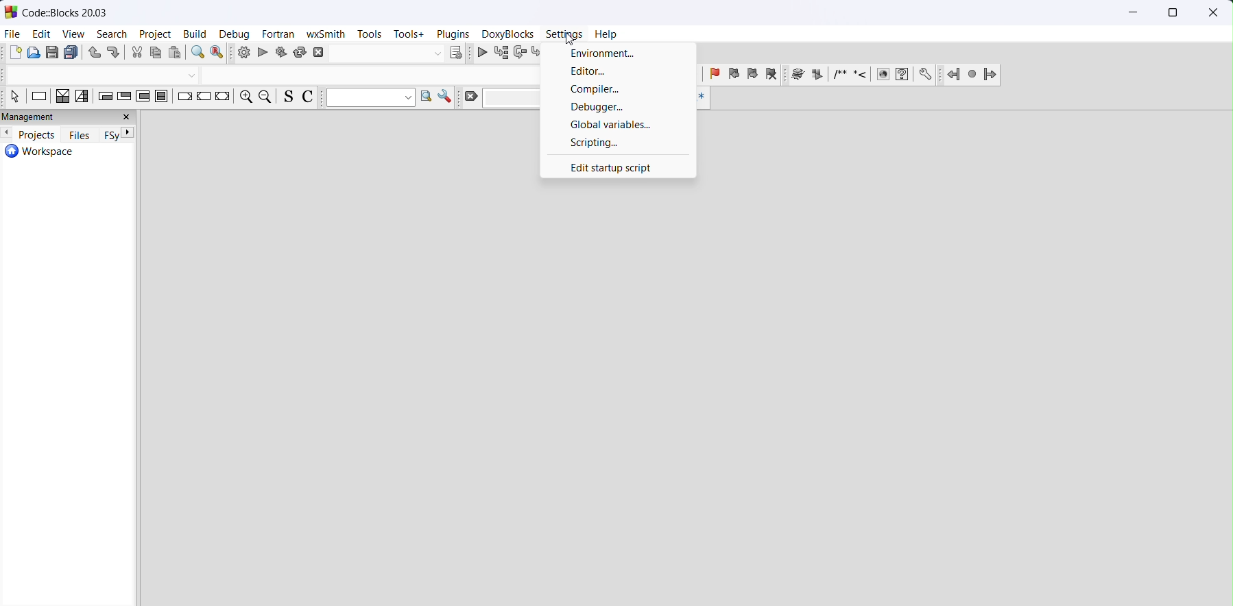  What do you see at coordinates (607, 34) in the screenshot?
I see `help` at bounding box center [607, 34].